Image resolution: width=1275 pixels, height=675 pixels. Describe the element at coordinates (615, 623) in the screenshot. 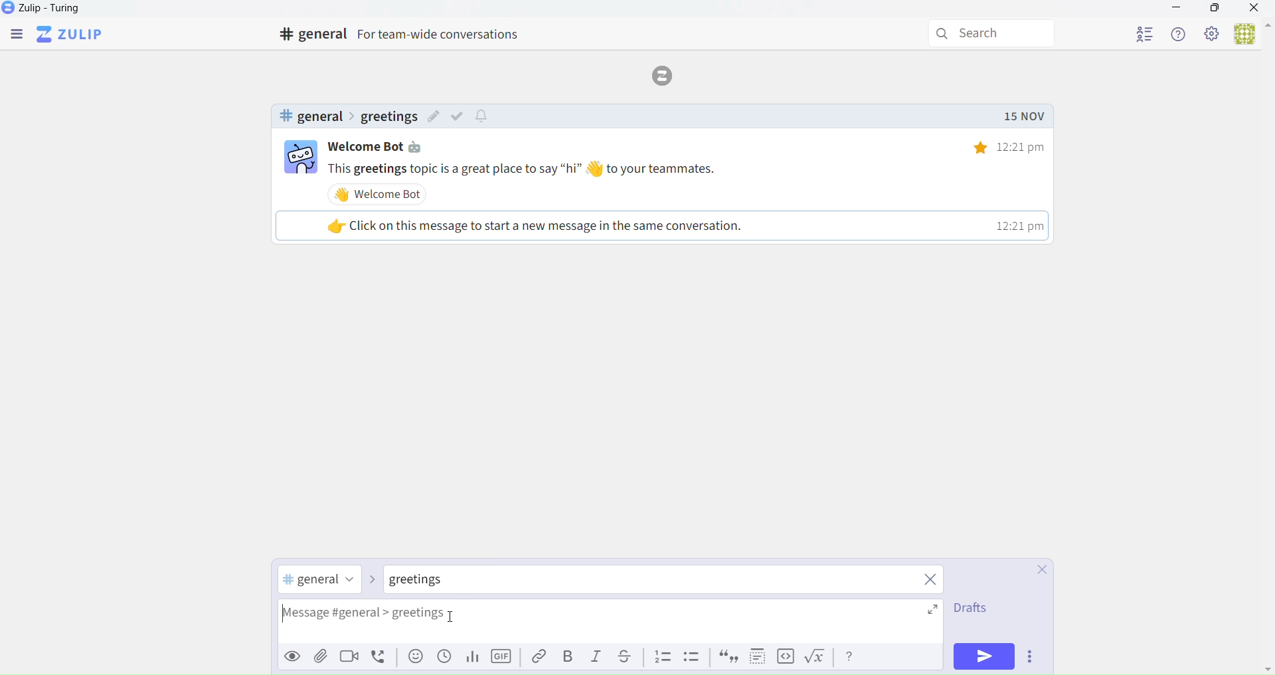

I see `Message` at that location.